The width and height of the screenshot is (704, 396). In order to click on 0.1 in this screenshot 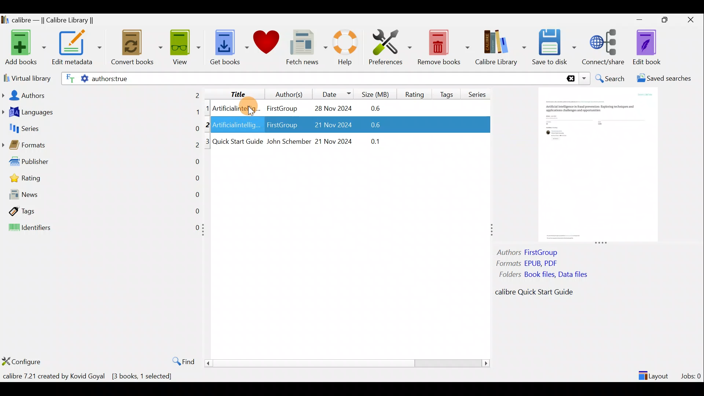, I will do `click(371, 140)`.